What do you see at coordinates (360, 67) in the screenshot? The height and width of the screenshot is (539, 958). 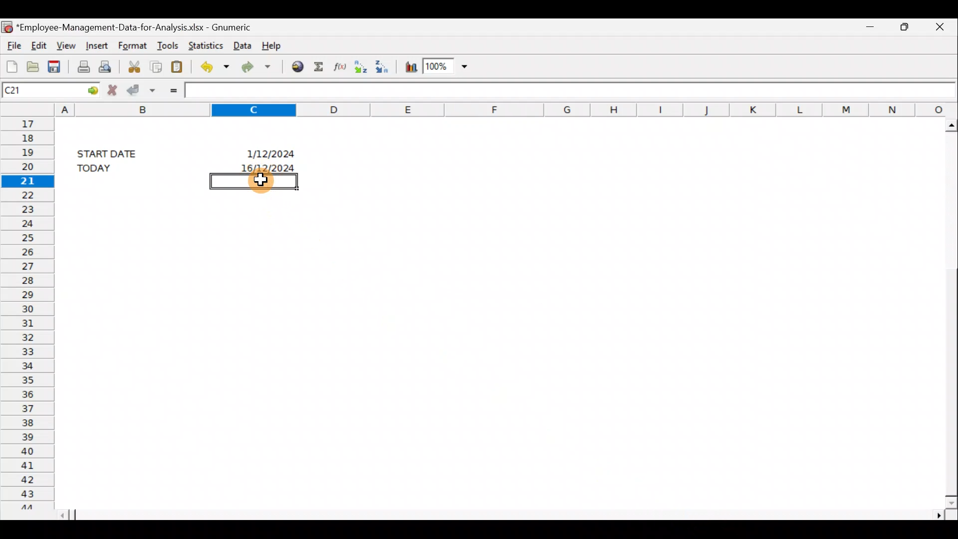 I see `Sort in Ascending order` at bounding box center [360, 67].